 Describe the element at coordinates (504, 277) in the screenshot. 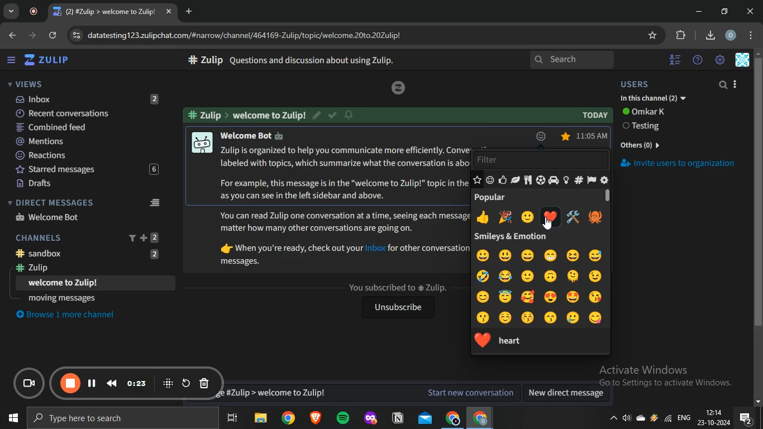

I see `joy` at that location.